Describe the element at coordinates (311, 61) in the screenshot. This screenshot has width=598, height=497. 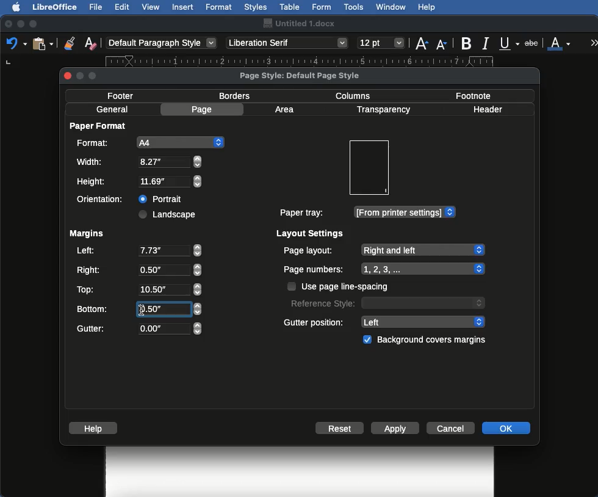
I see `Ruler` at that location.